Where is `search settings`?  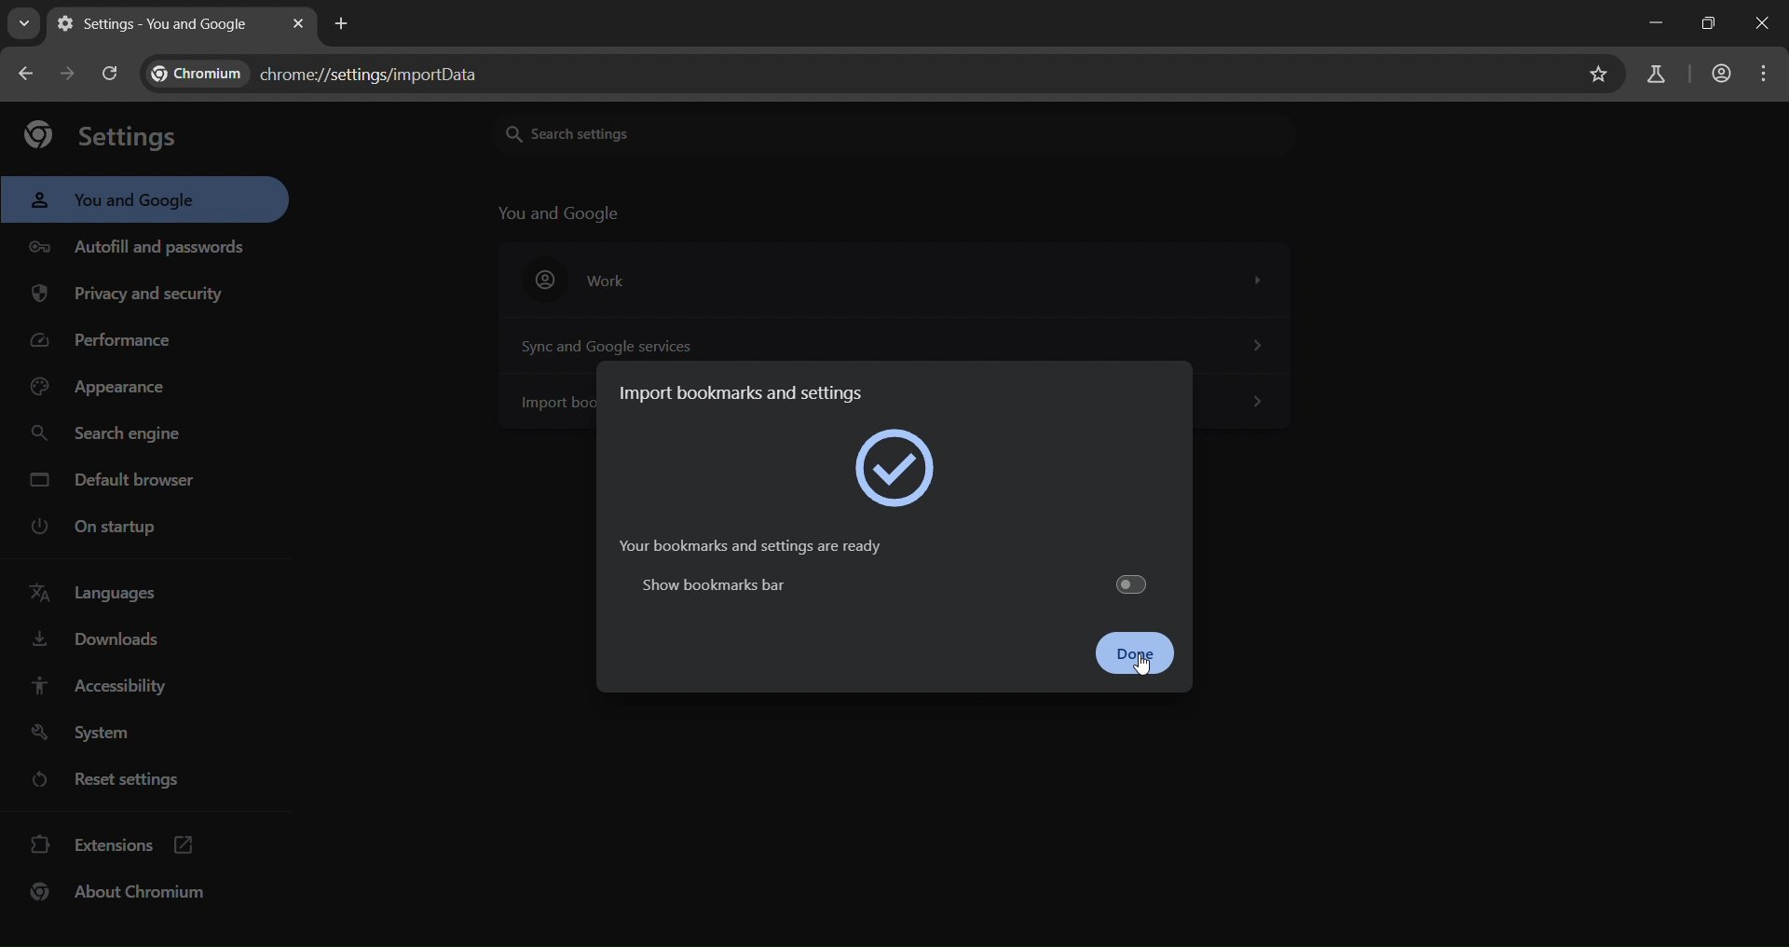
search settings is located at coordinates (643, 132).